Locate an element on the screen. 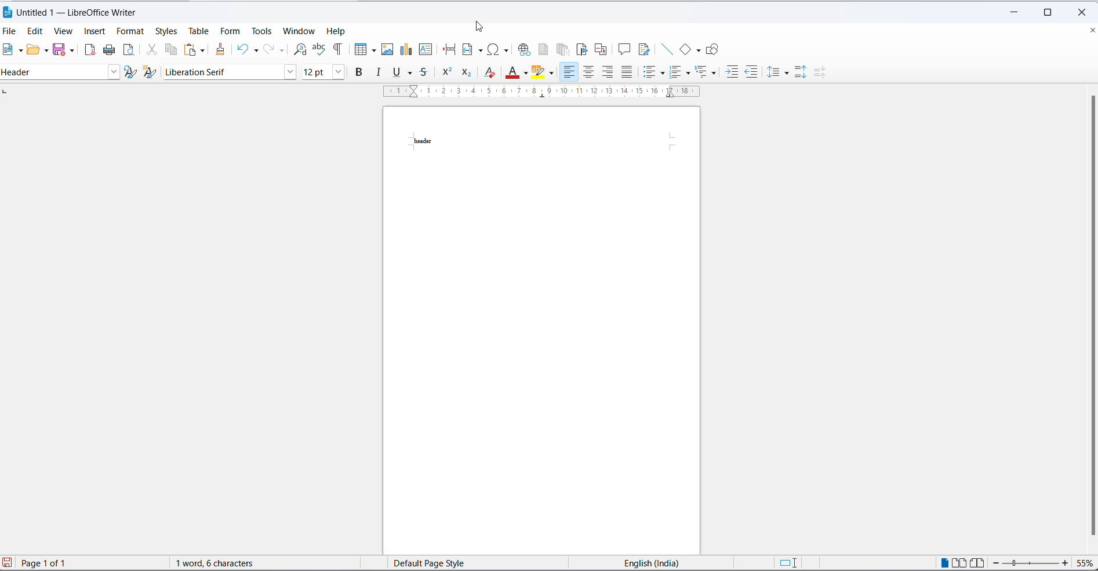  insert text is located at coordinates (431, 50).